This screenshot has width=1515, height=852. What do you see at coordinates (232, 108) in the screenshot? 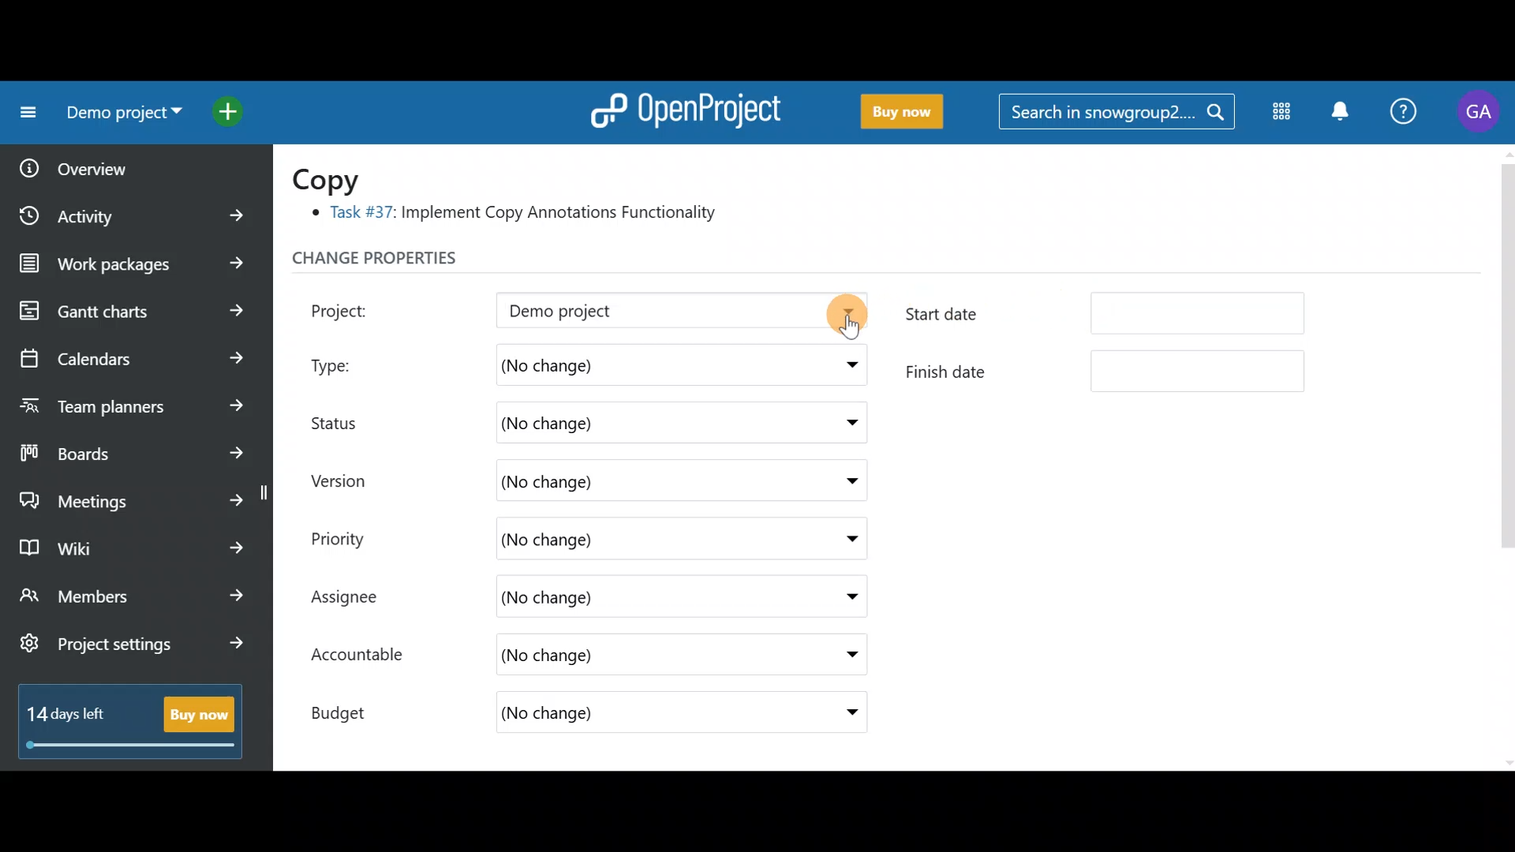
I see `Open quick add menu` at bounding box center [232, 108].